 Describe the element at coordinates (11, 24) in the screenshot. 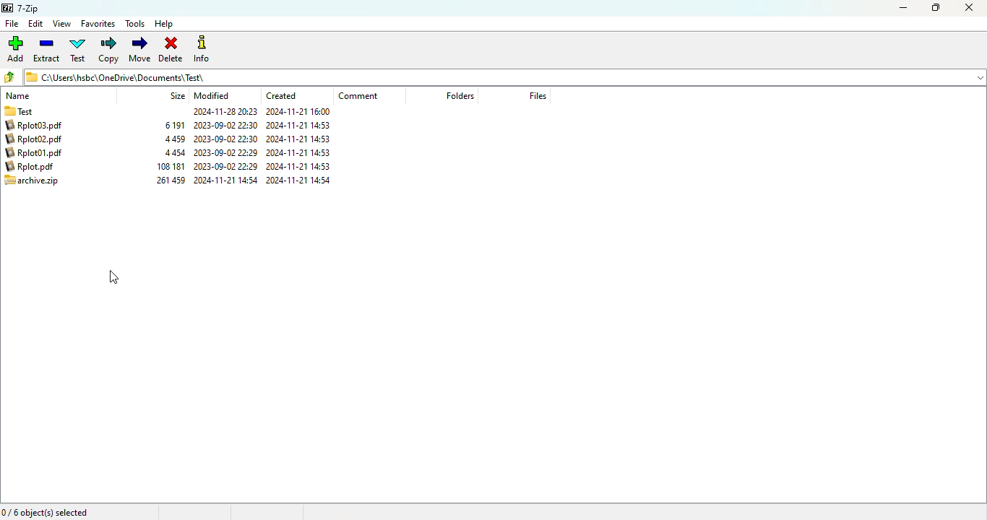

I see `file` at that location.